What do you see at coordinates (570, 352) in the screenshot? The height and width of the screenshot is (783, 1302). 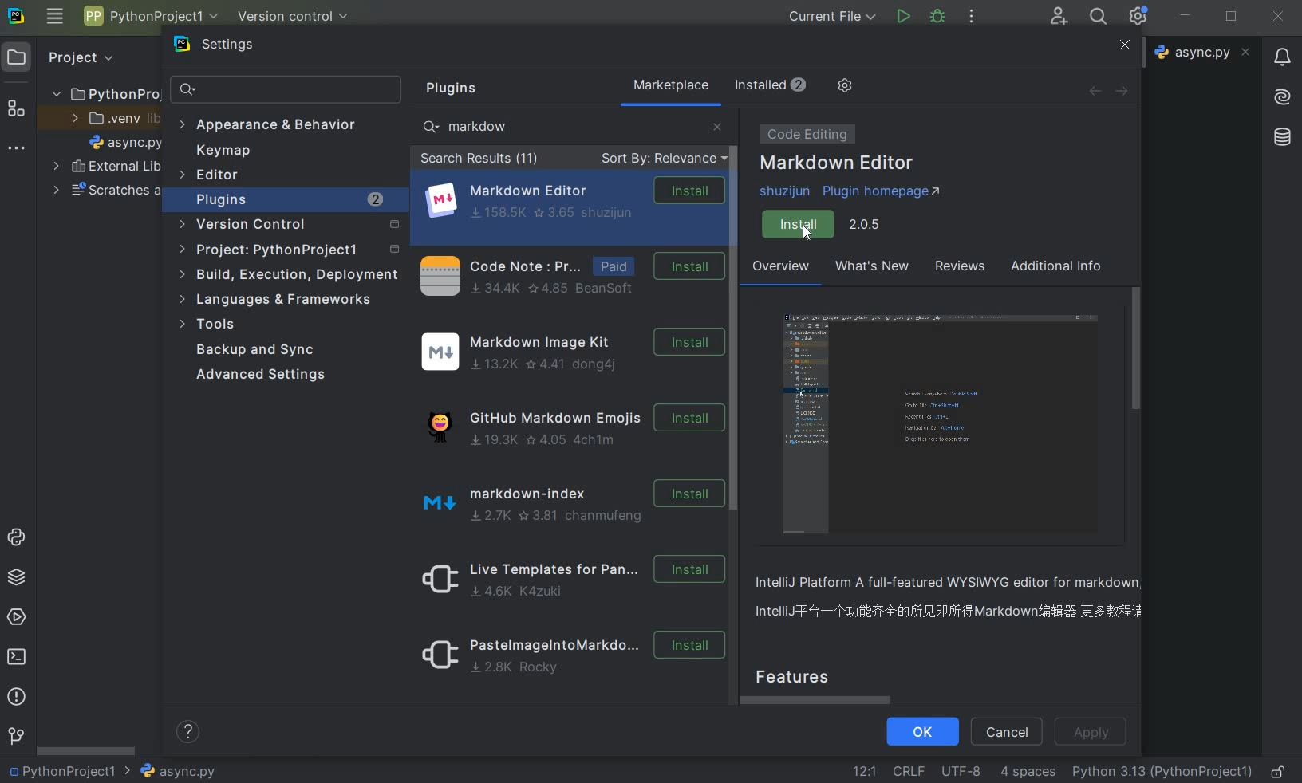 I see `markdown image kit` at bounding box center [570, 352].